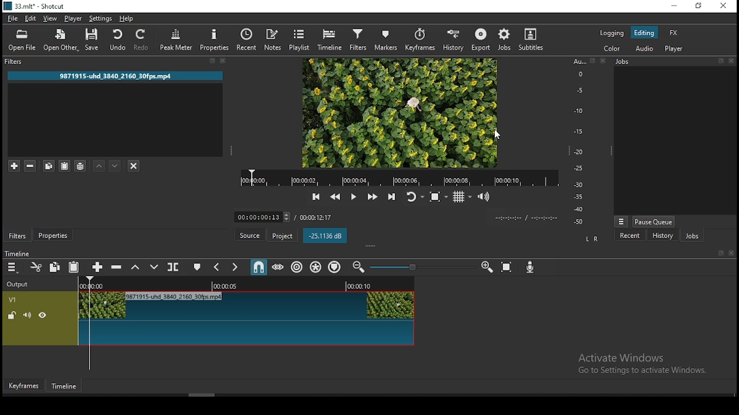 This screenshot has height=415, width=739. Describe the element at coordinates (245, 319) in the screenshot. I see `video track` at that location.